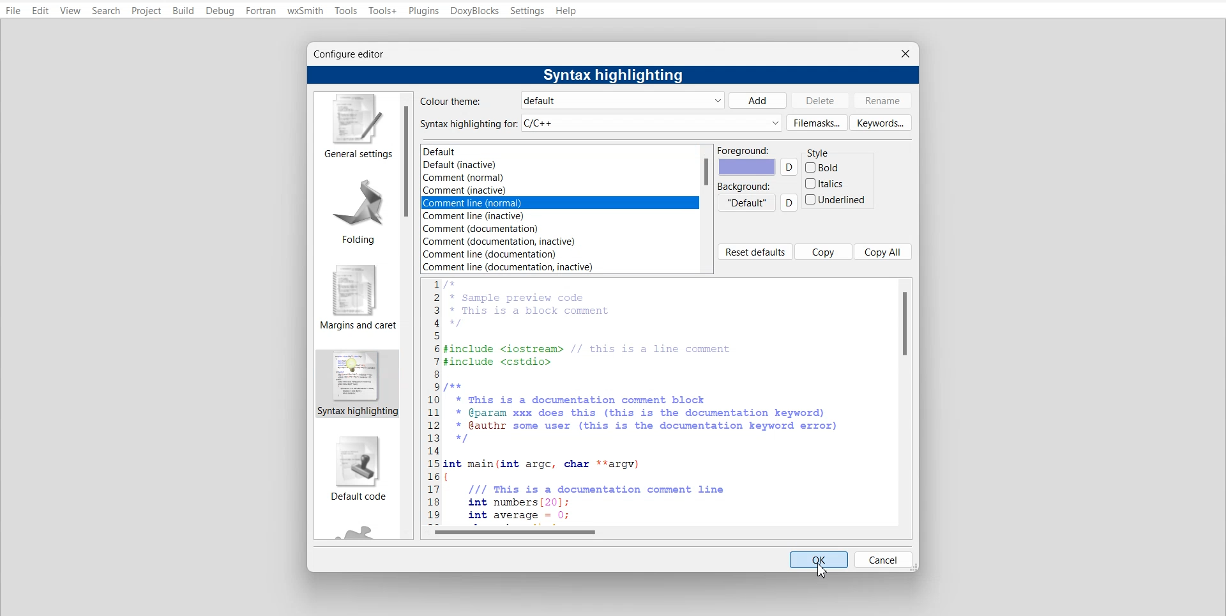 Image resolution: width=1226 pixels, height=616 pixels. I want to click on General Settings, so click(356, 126).